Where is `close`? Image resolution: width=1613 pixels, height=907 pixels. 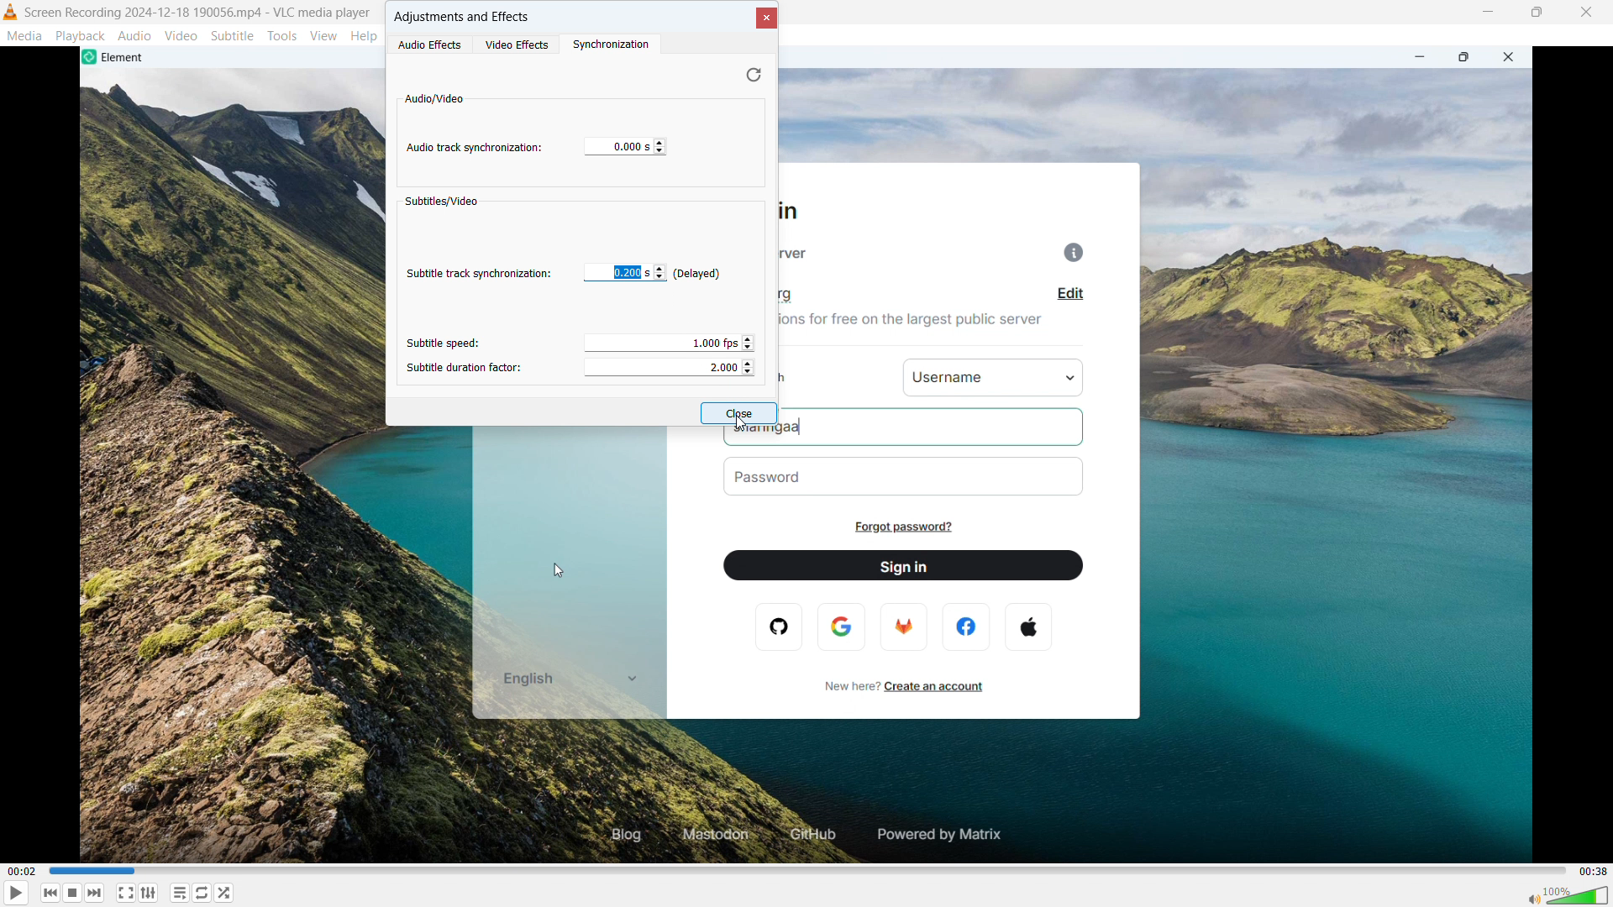
close is located at coordinates (738, 412).